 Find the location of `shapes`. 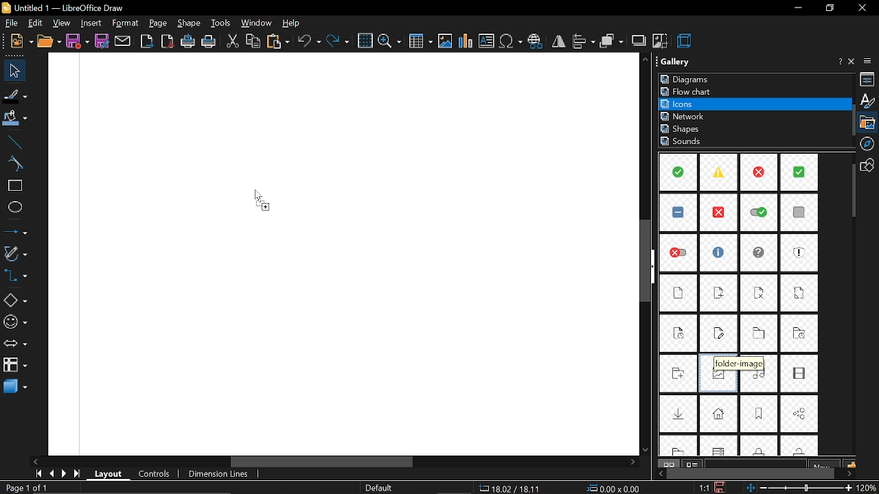

shapes is located at coordinates (869, 165).